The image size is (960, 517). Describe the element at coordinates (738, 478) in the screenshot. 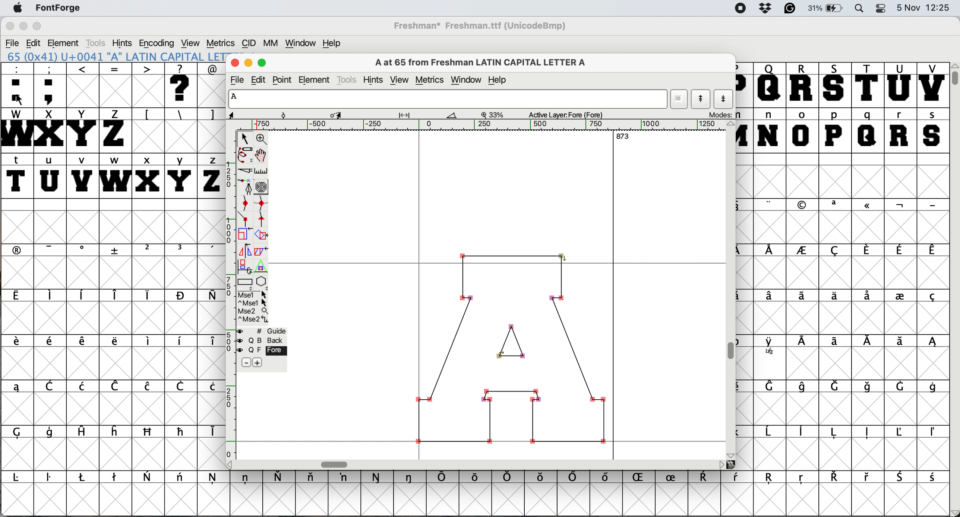

I see `symbol` at that location.